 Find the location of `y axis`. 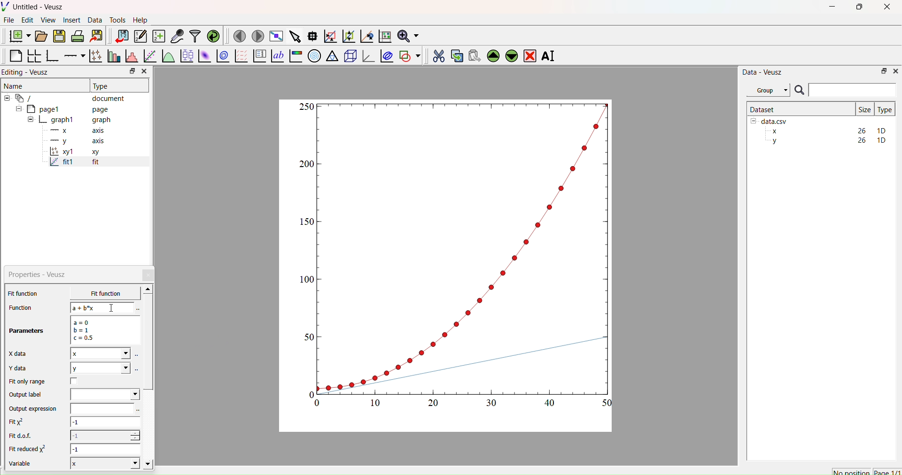

y axis is located at coordinates (72, 141).